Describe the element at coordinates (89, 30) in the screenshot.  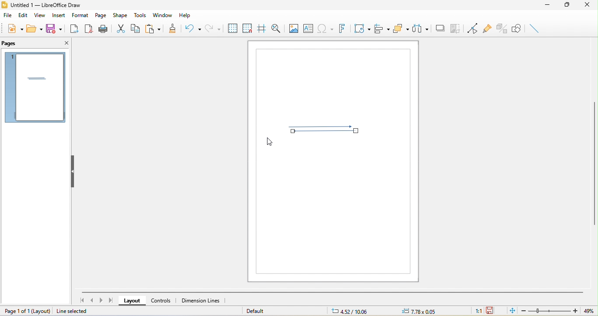
I see `export directly a pdf` at that location.